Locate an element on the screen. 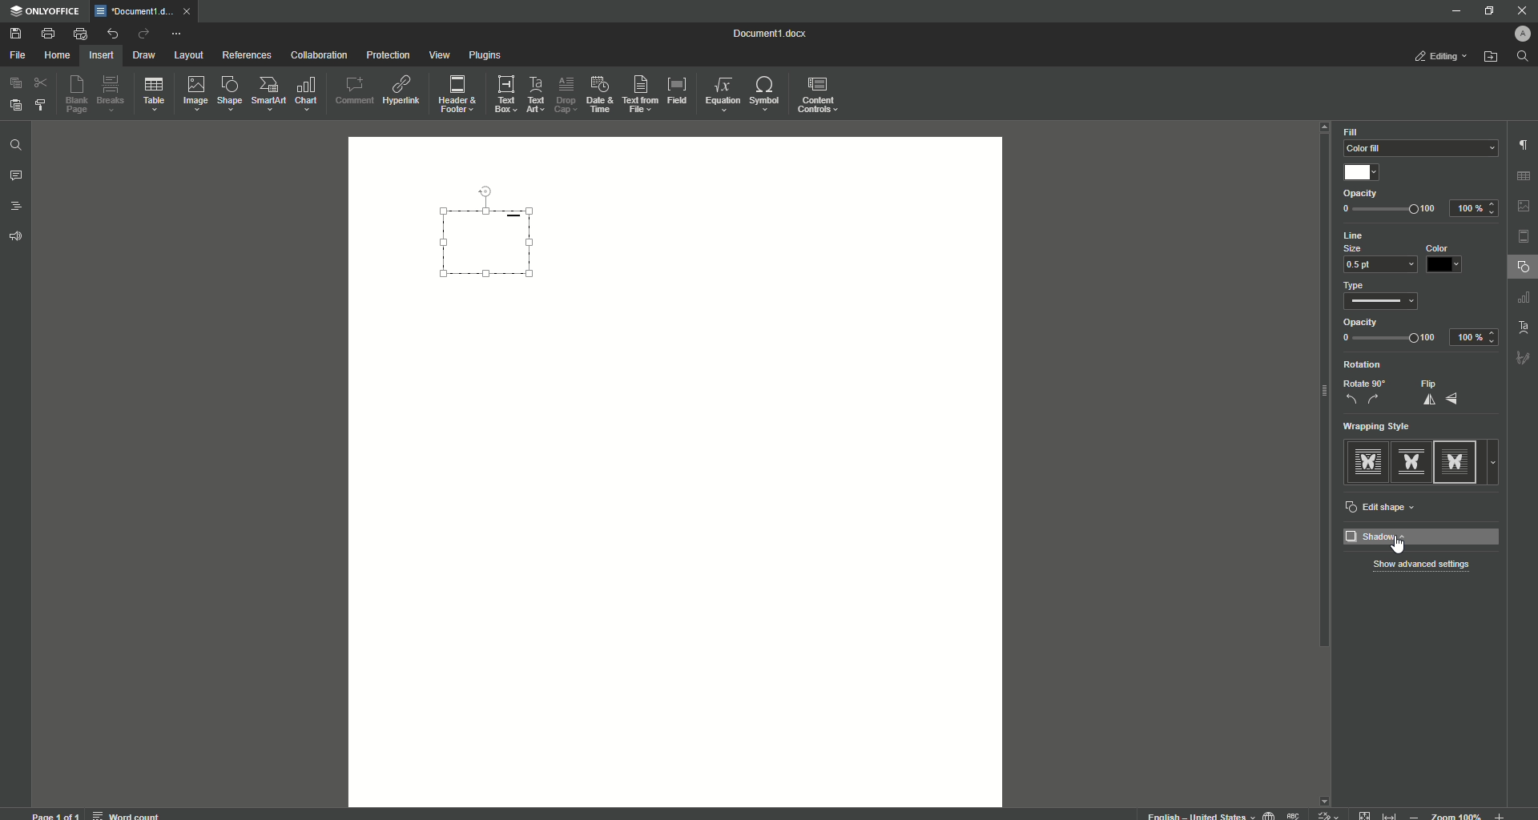 The image size is (1538, 820). Image is located at coordinates (194, 93).